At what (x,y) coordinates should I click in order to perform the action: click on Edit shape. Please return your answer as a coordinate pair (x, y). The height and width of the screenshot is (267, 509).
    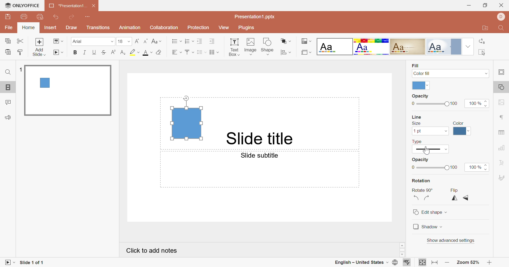
    Looking at the image, I should click on (427, 212).